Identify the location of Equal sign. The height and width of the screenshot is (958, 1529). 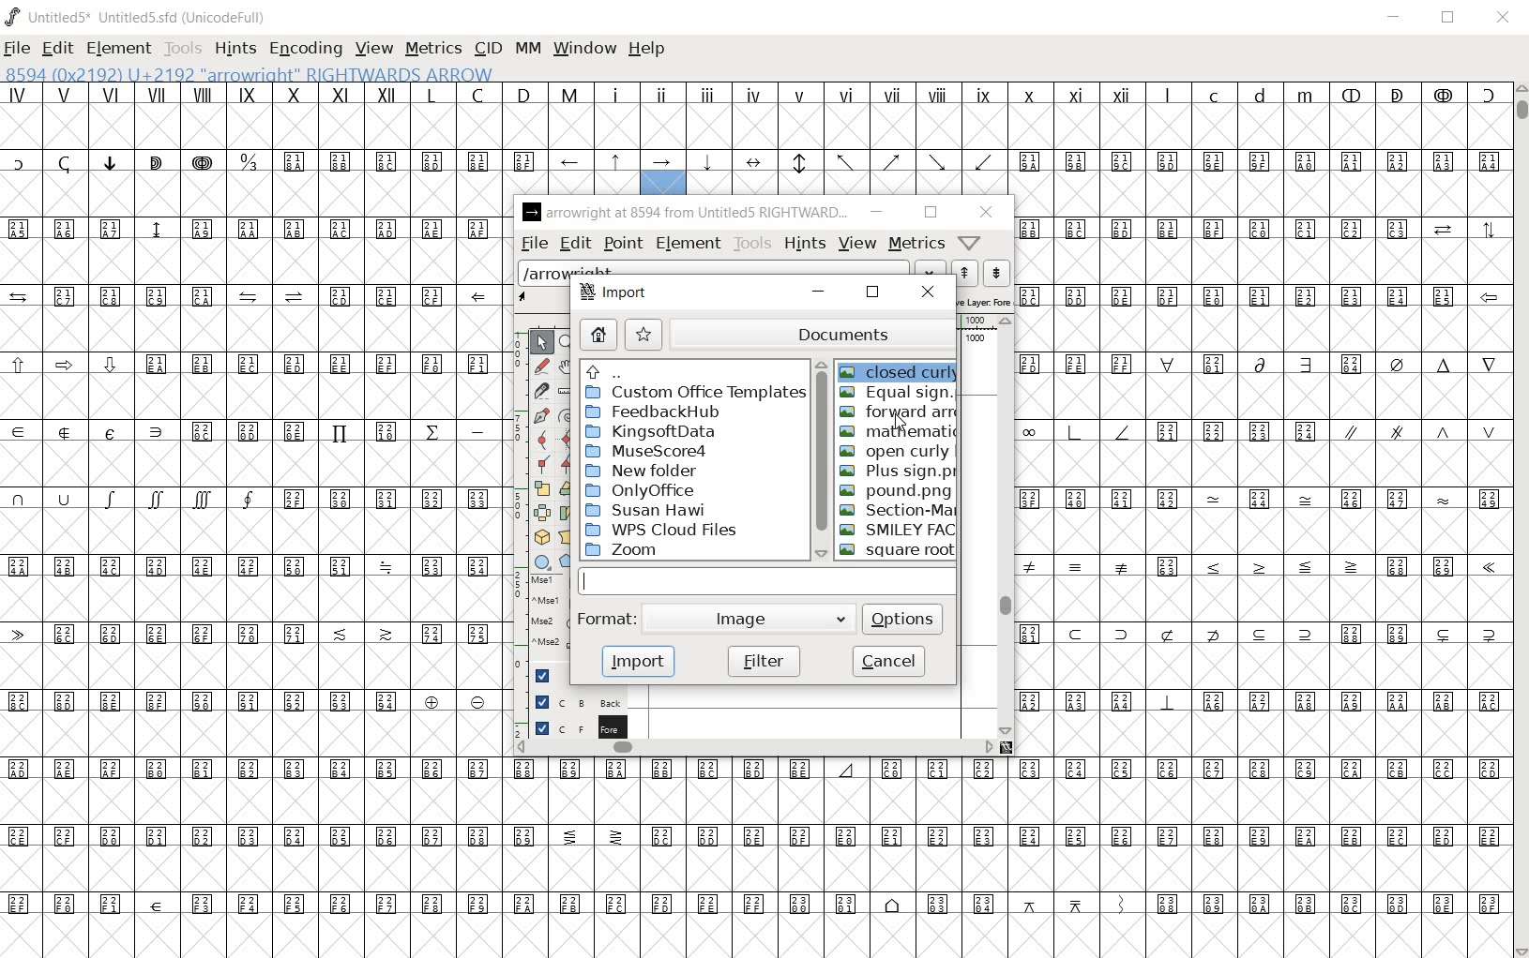
(898, 395).